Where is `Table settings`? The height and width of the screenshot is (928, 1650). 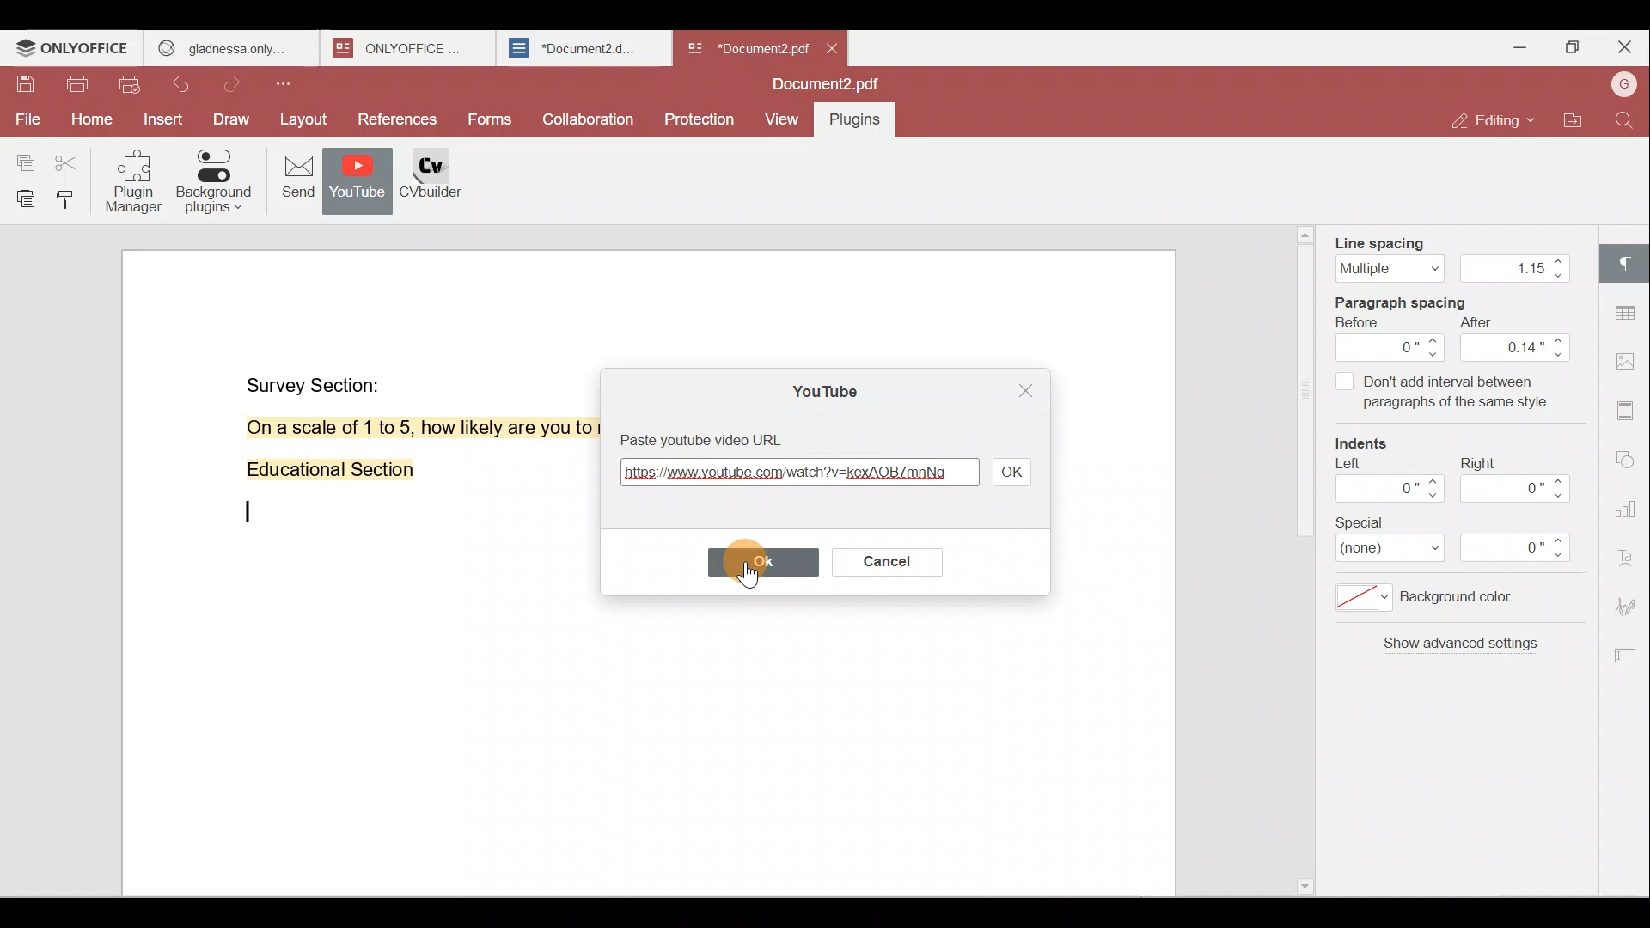
Table settings is located at coordinates (1628, 308).